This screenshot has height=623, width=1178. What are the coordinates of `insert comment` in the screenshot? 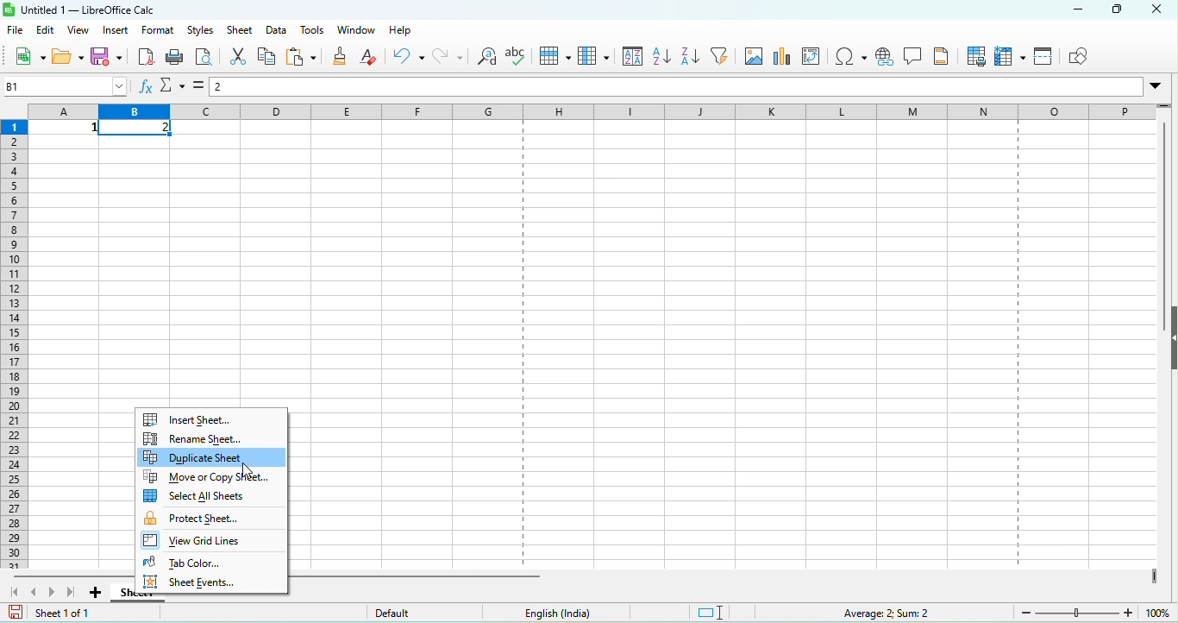 It's located at (917, 59).